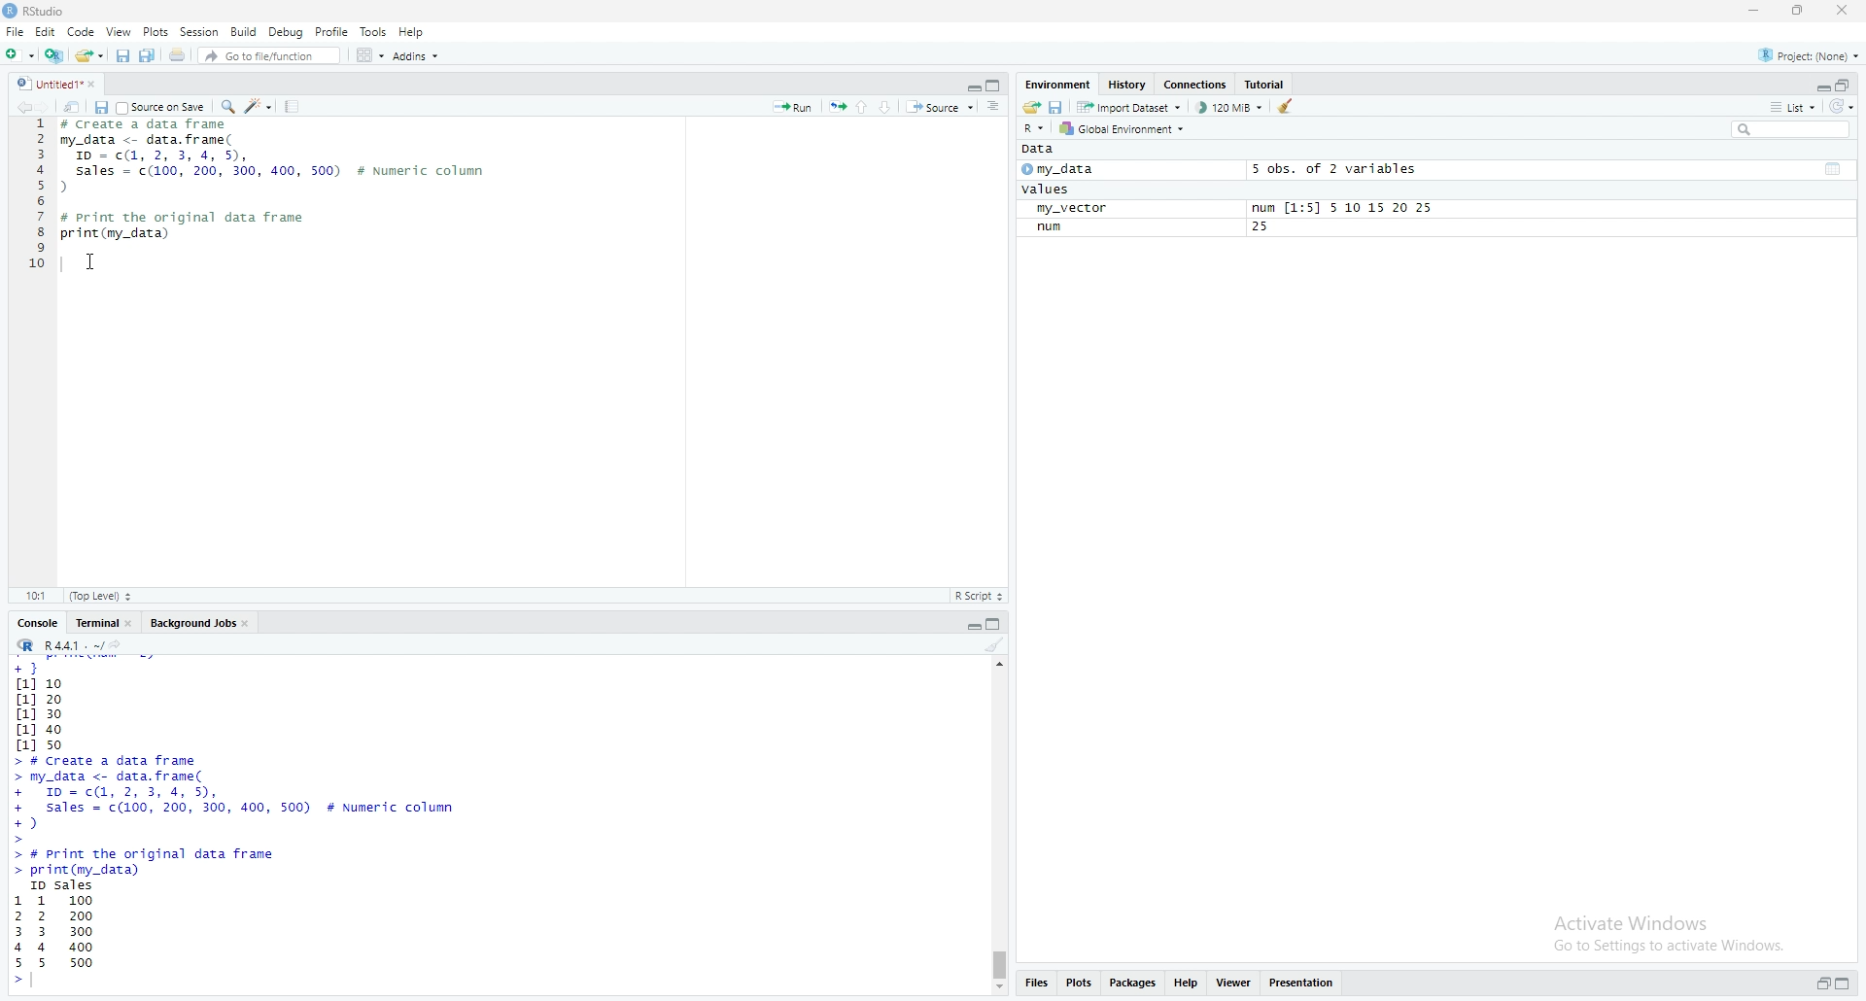  I want to click on Project:(None), so click(1814, 52).